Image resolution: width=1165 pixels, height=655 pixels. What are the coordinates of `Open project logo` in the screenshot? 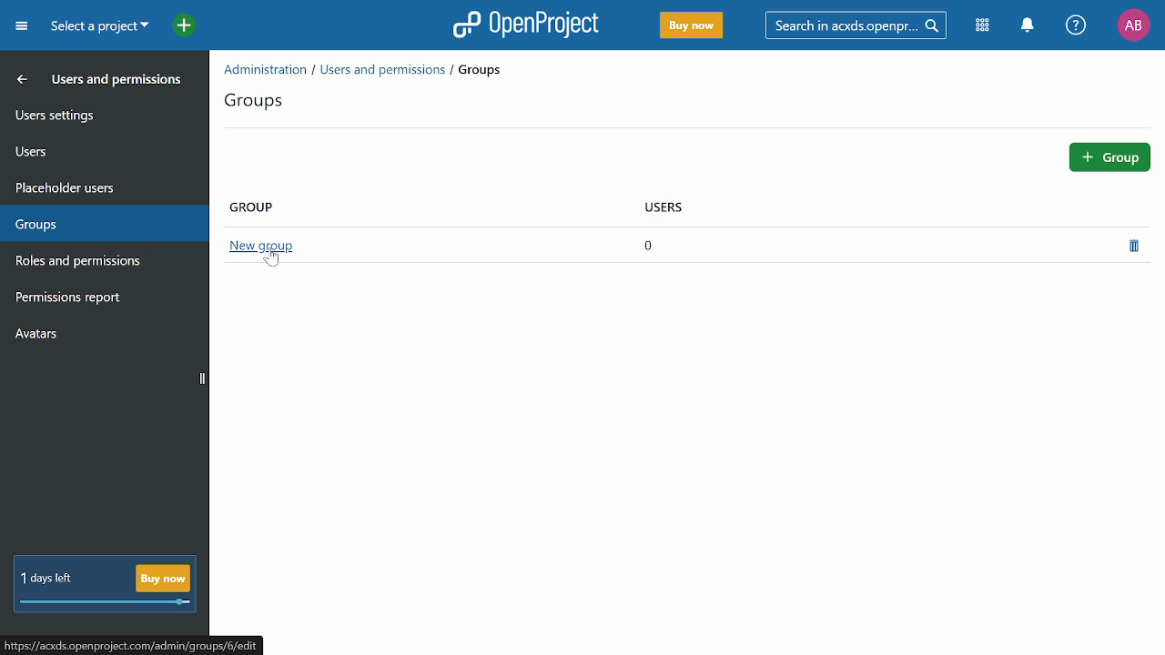 It's located at (526, 25).